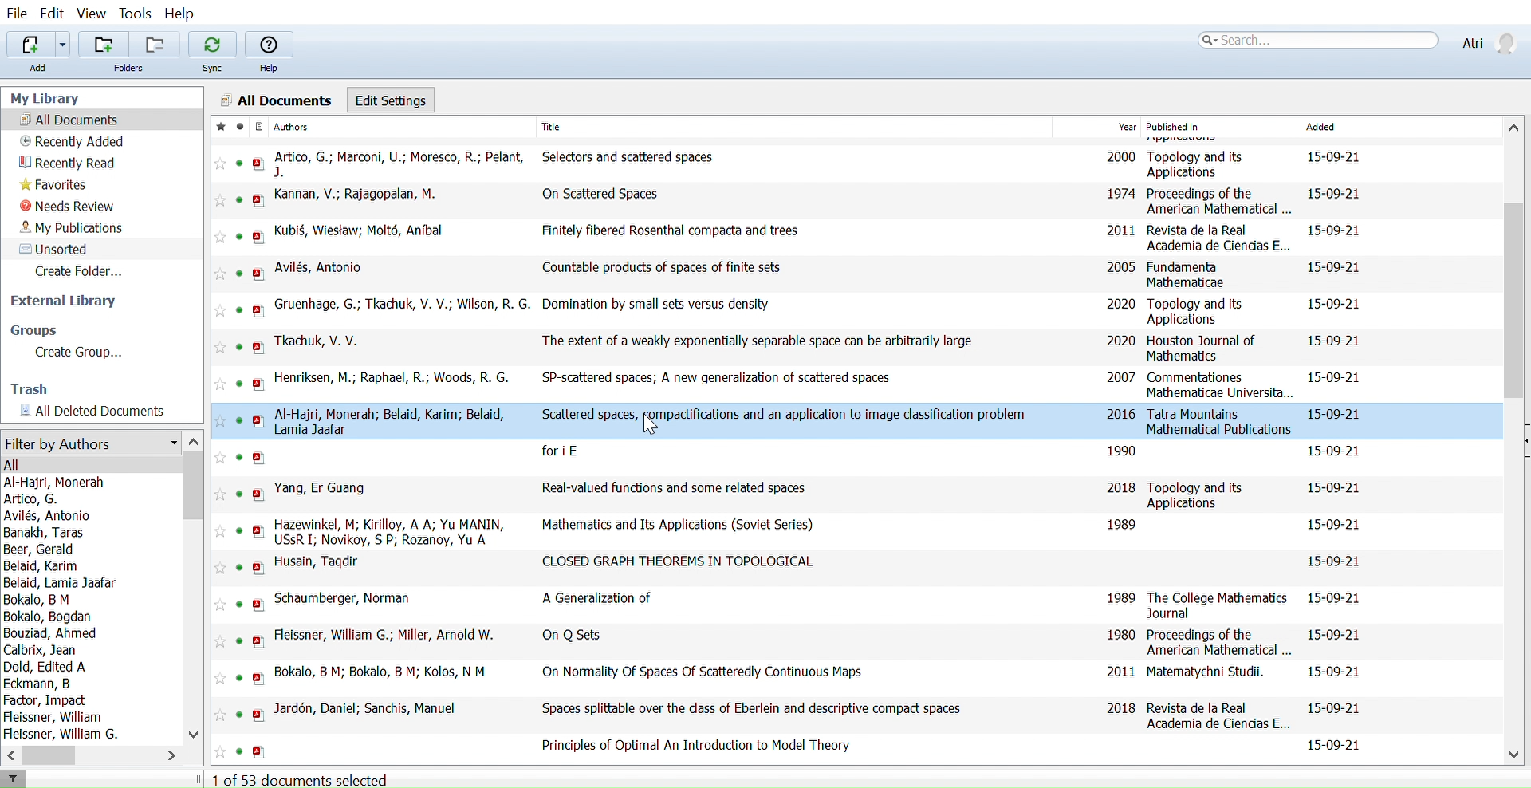 This screenshot has width=1531, height=788. Describe the element at coordinates (14, 465) in the screenshot. I see `All` at that location.